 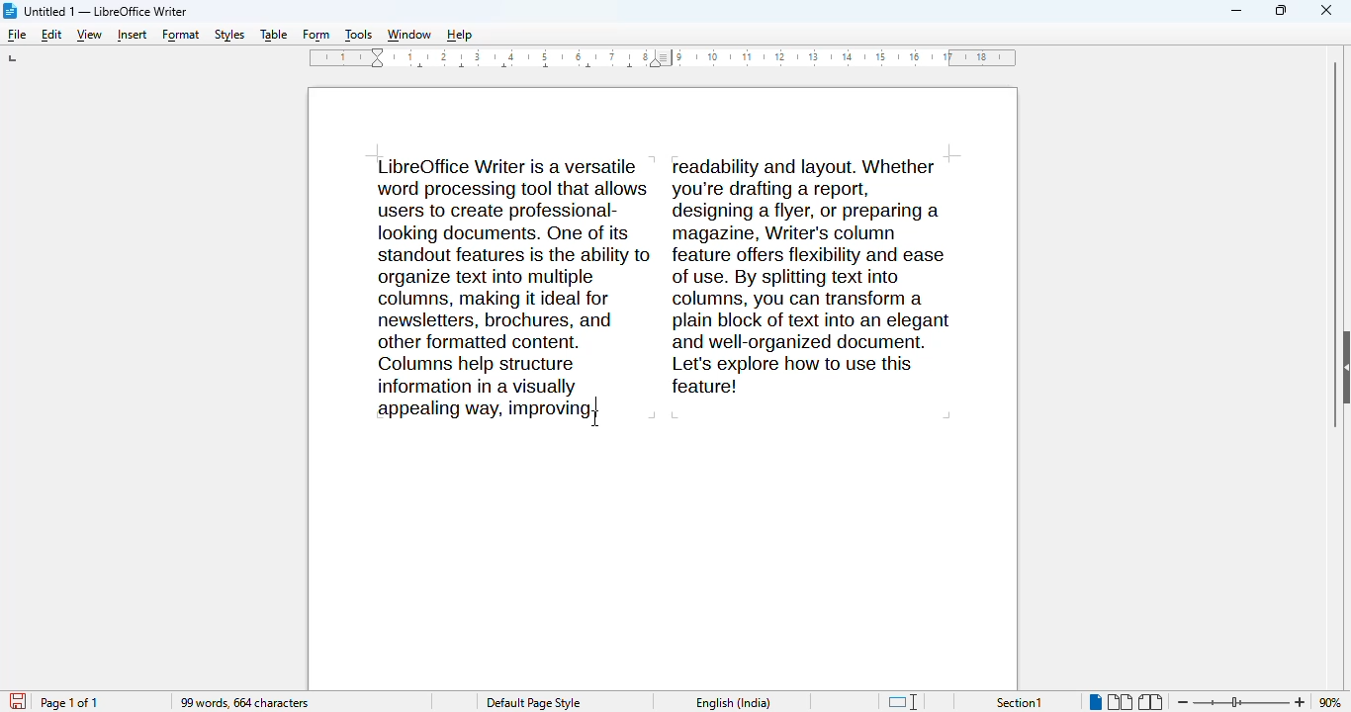 I want to click on center tab, so click(x=635, y=70).